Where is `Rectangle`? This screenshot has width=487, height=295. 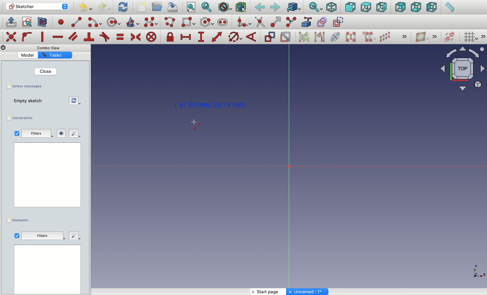
Rectangle is located at coordinates (189, 22).